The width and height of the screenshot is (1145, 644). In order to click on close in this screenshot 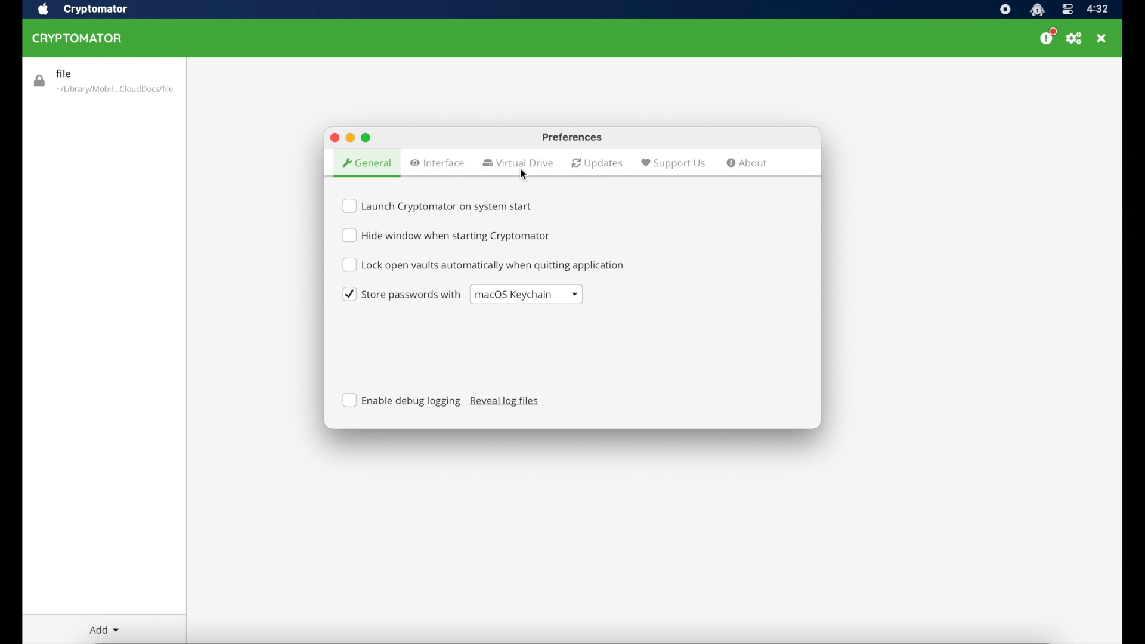, I will do `click(1101, 39)`.